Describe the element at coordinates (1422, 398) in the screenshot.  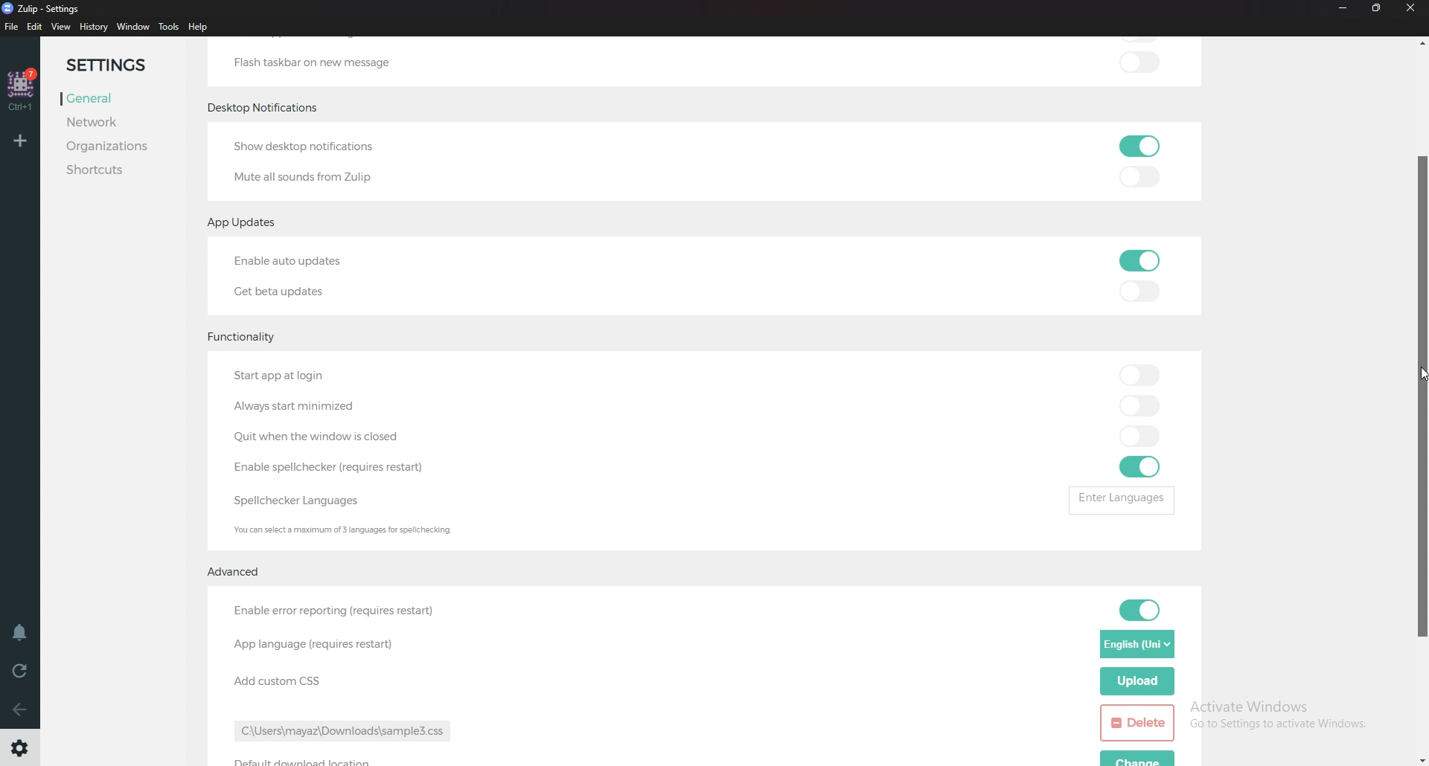
I see `Scroll bar` at that location.